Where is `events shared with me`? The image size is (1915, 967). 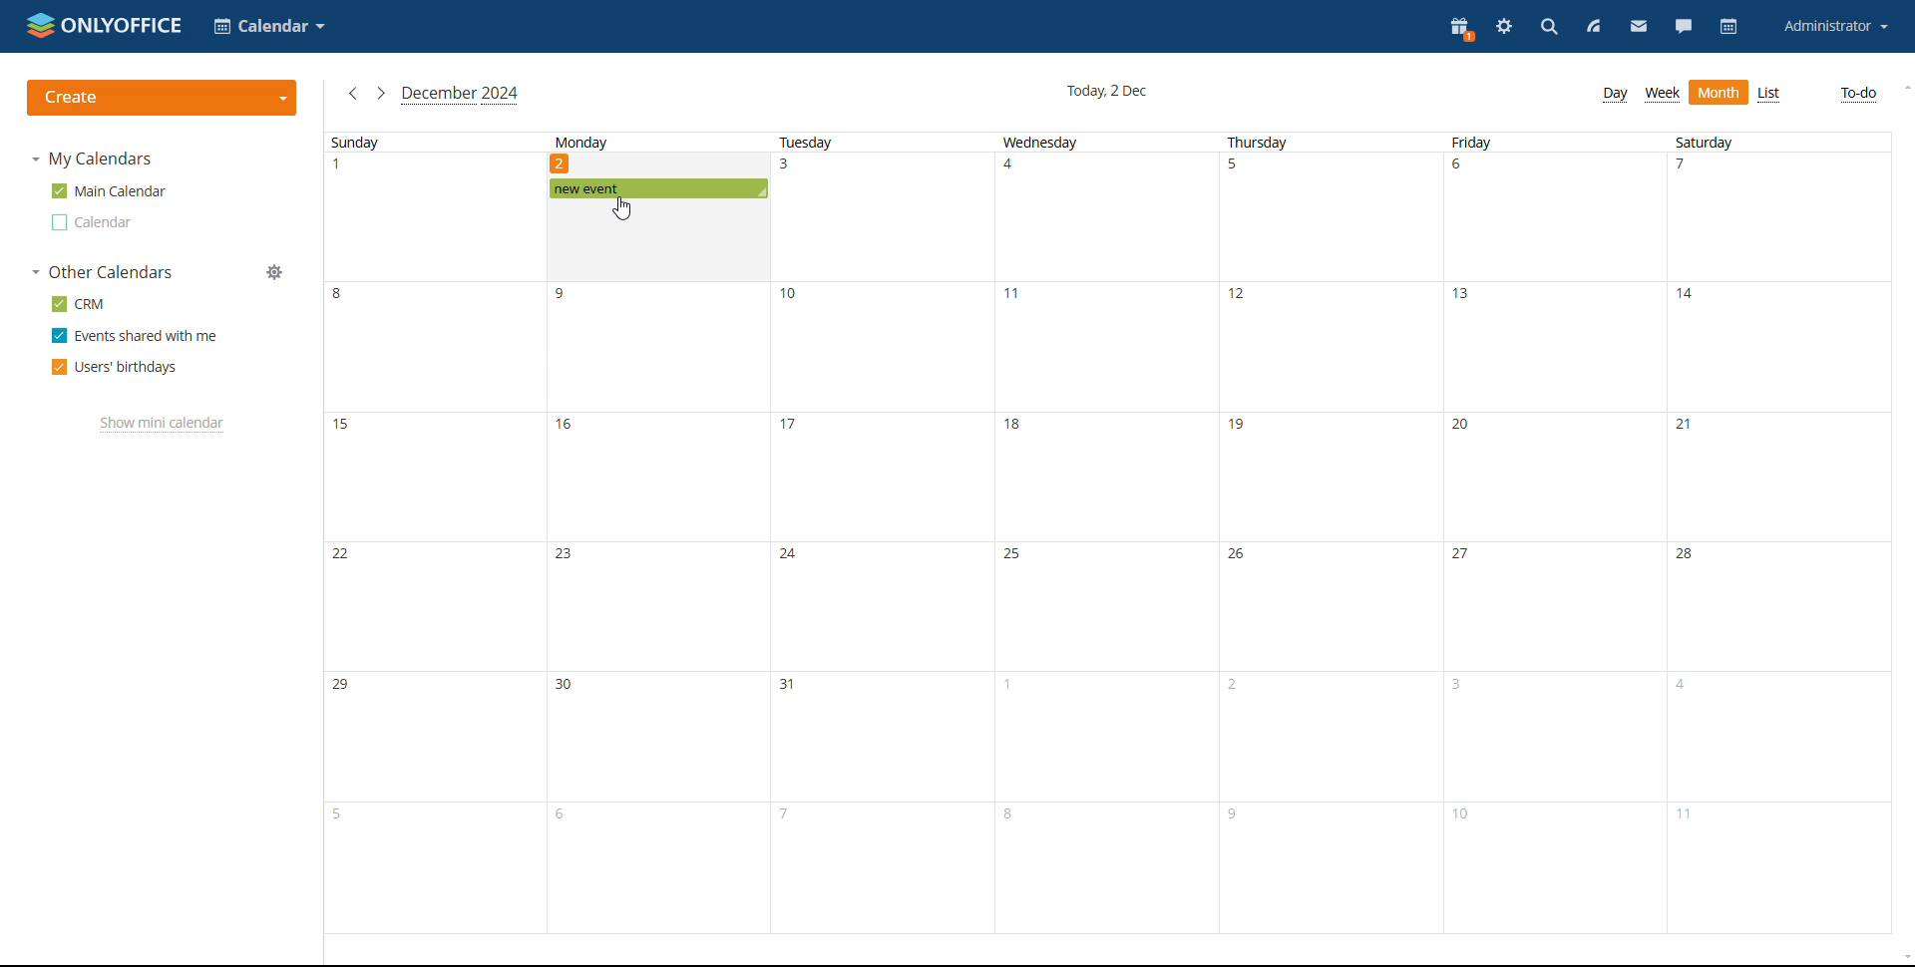 events shared with me is located at coordinates (134, 336).